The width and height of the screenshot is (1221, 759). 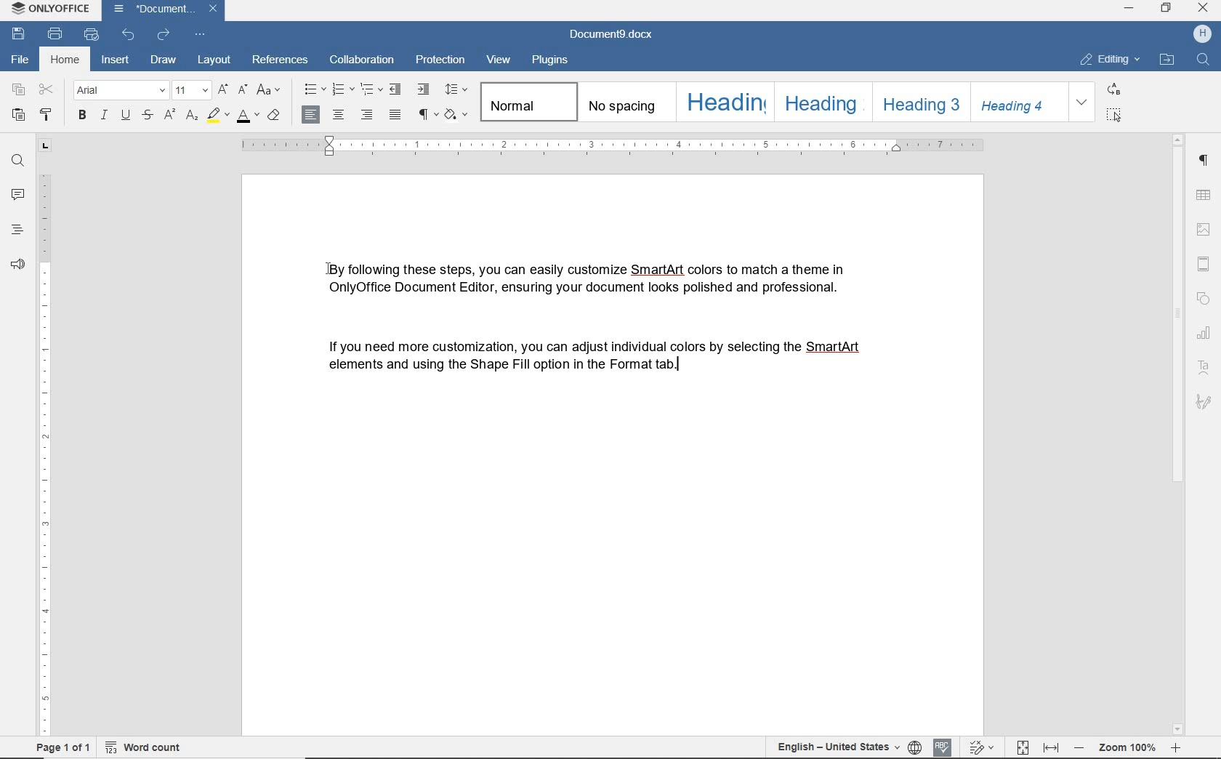 I want to click on expand , so click(x=1082, y=103).